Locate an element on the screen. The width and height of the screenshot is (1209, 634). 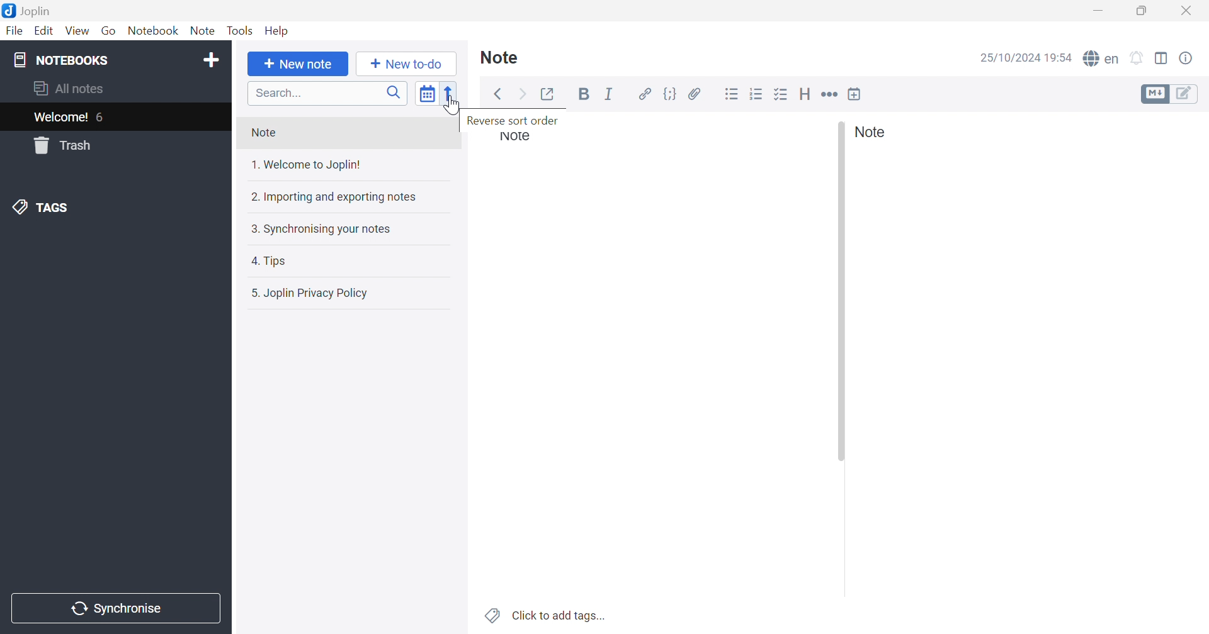
View is located at coordinates (77, 31).